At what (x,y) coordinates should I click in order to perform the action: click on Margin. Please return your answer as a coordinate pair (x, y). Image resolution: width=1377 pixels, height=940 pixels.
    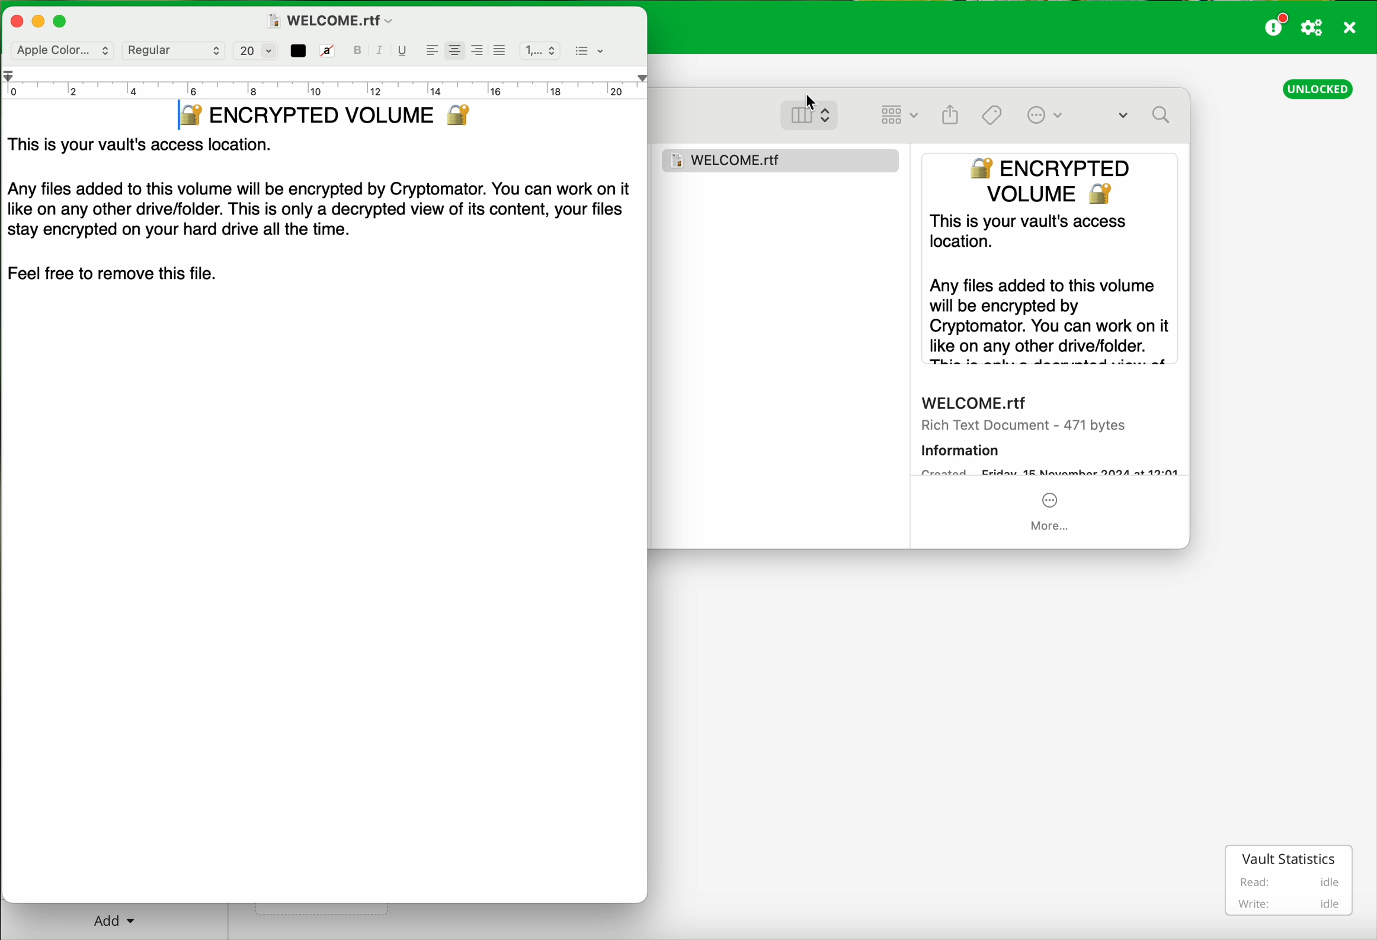
    Looking at the image, I should click on (325, 81).